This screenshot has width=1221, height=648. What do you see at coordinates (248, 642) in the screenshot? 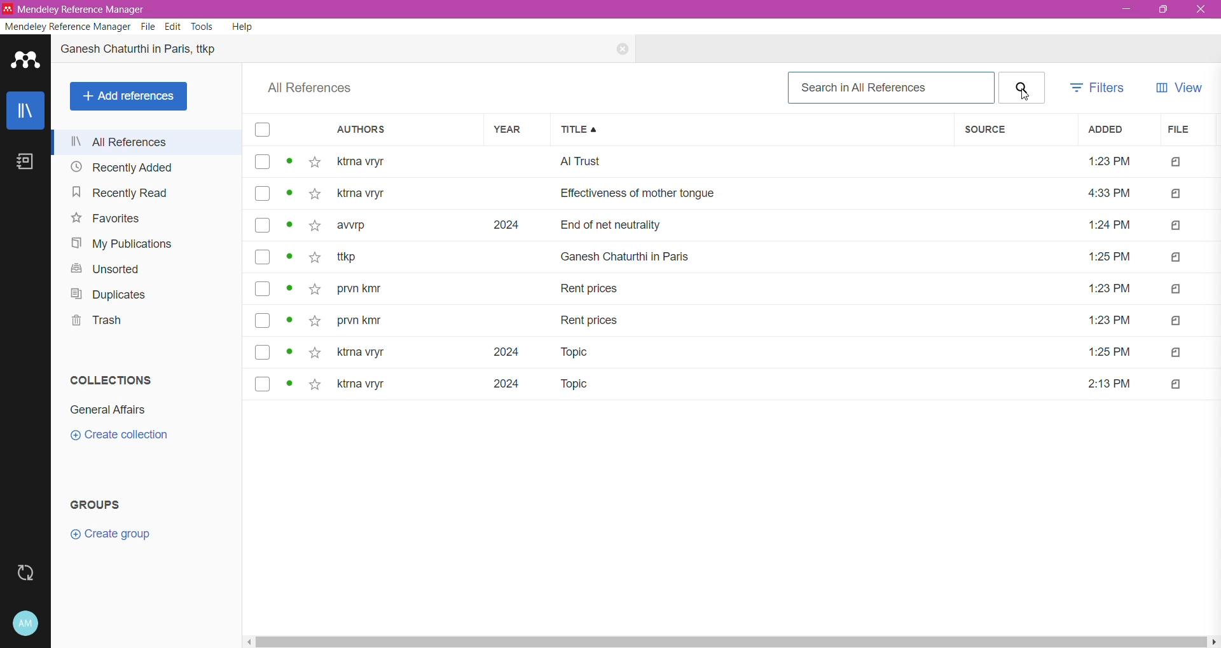
I see `move left` at bounding box center [248, 642].